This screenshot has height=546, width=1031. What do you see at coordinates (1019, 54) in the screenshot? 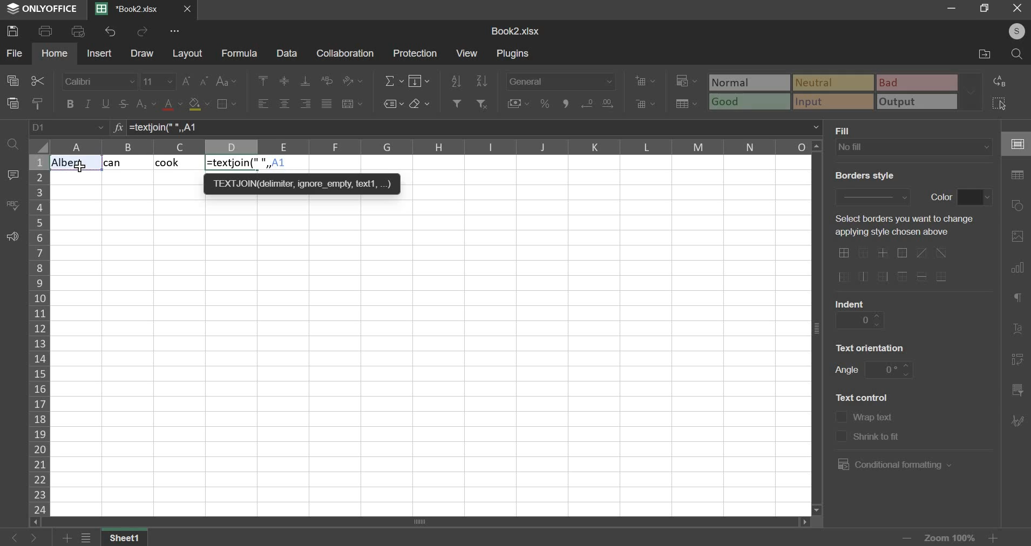
I see `search` at bounding box center [1019, 54].